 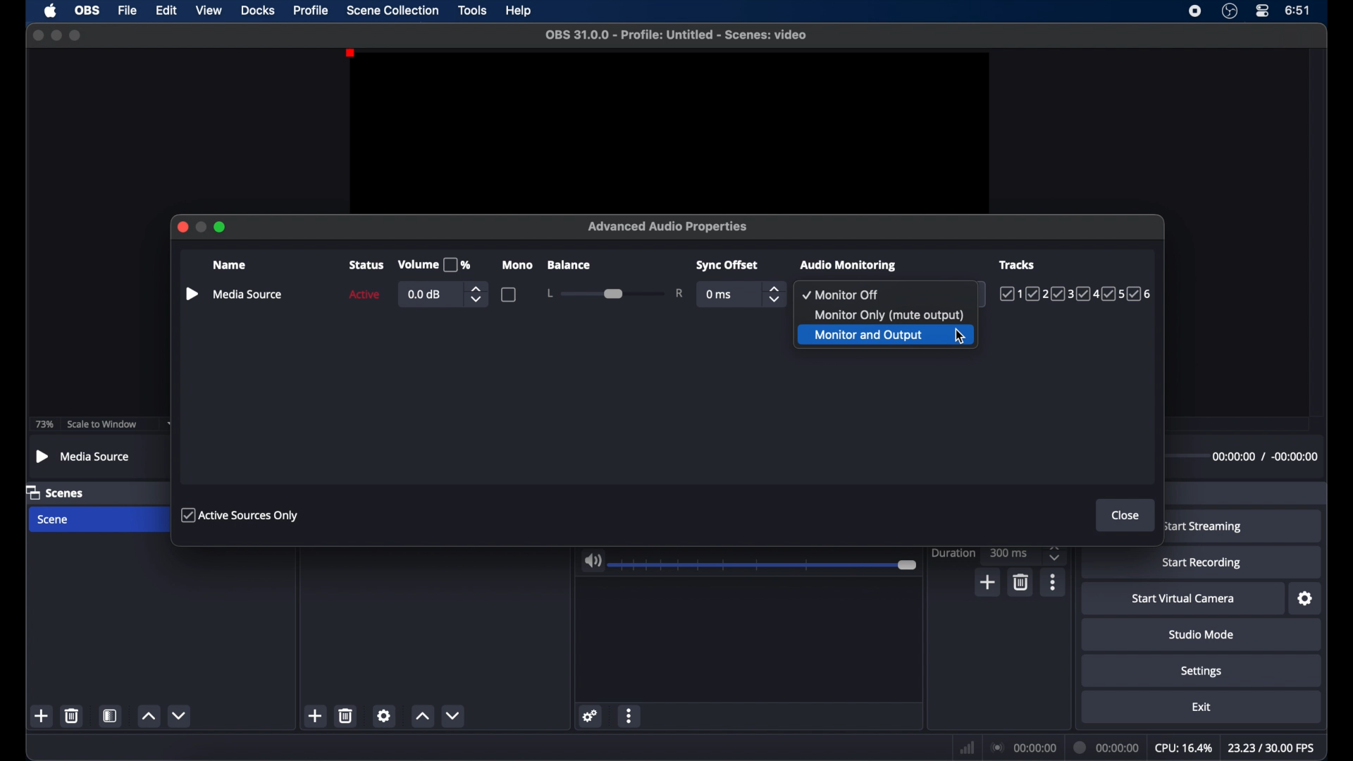 I want to click on add, so click(x=42, y=716).